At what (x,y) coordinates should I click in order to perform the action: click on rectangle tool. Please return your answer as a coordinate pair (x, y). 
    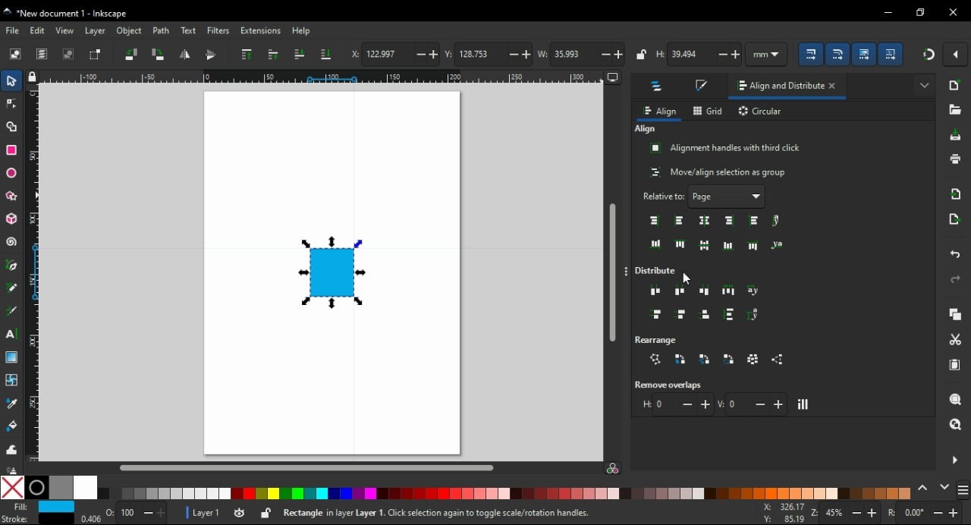
    Looking at the image, I should click on (11, 149).